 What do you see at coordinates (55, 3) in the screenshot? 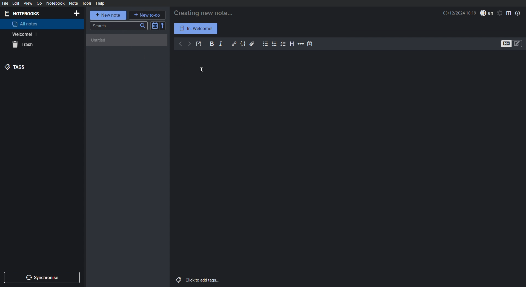
I see `Notebook` at bounding box center [55, 3].